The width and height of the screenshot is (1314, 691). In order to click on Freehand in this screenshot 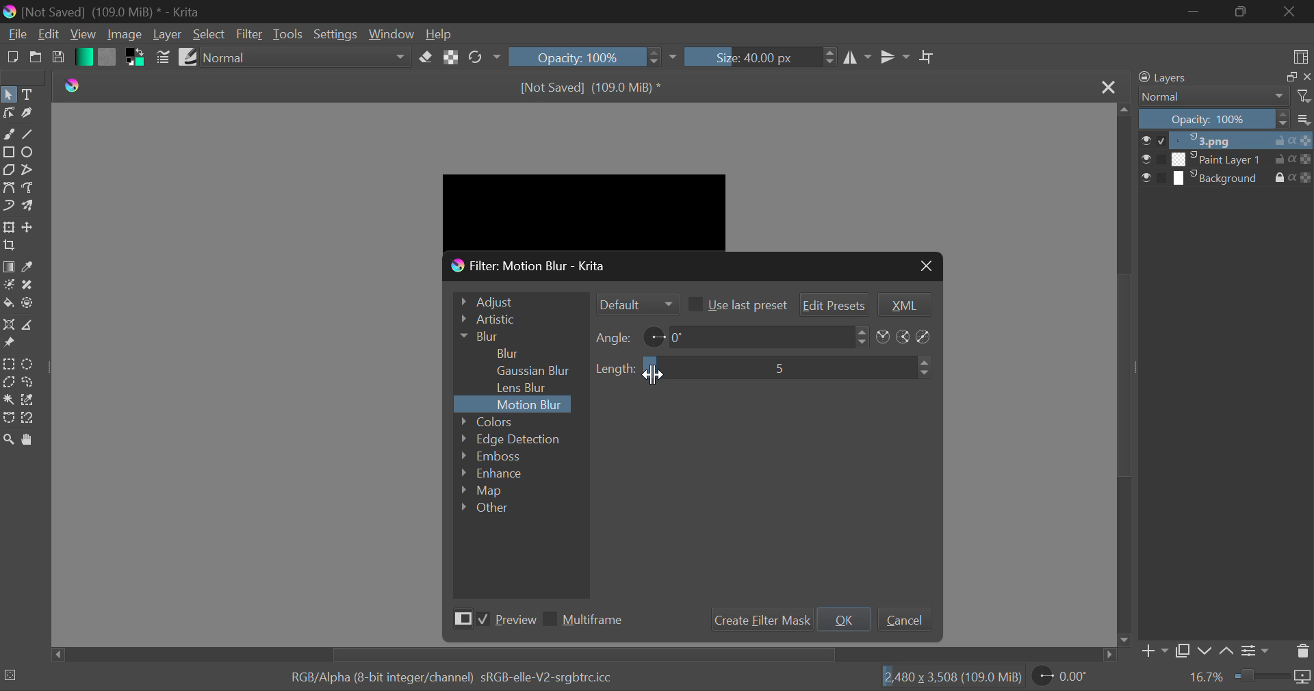, I will do `click(9, 134)`.